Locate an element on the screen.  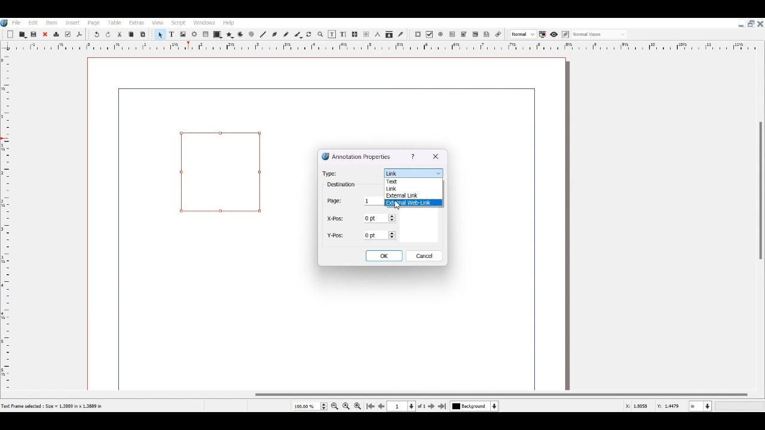
Type is located at coordinates (331, 173).